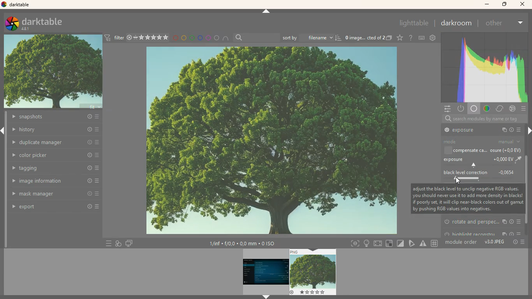 This screenshot has width=532, height=299. What do you see at coordinates (389, 38) in the screenshot?
I see `images` at bounding box center [389, 38].